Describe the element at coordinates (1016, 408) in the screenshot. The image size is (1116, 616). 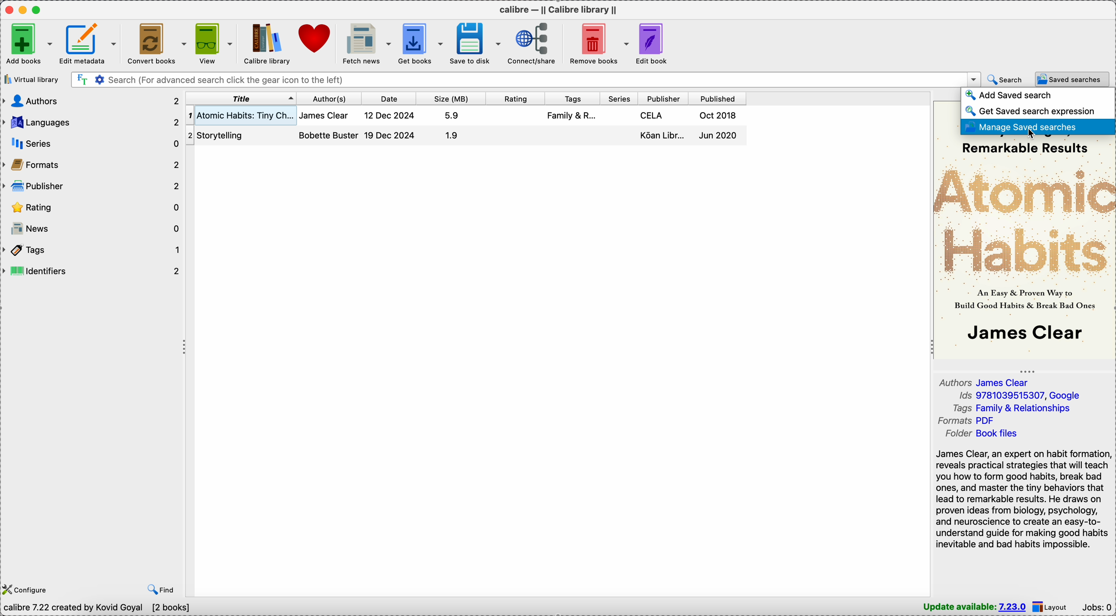
I see `tags: family & relationships` at that location.